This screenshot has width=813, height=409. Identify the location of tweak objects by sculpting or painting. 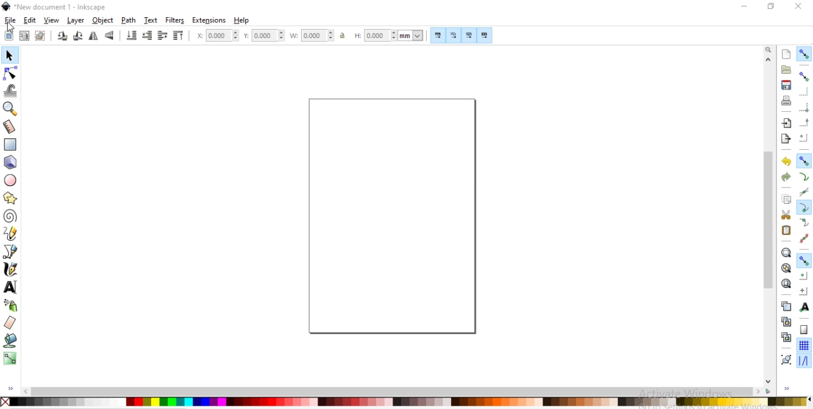
(11, 90).